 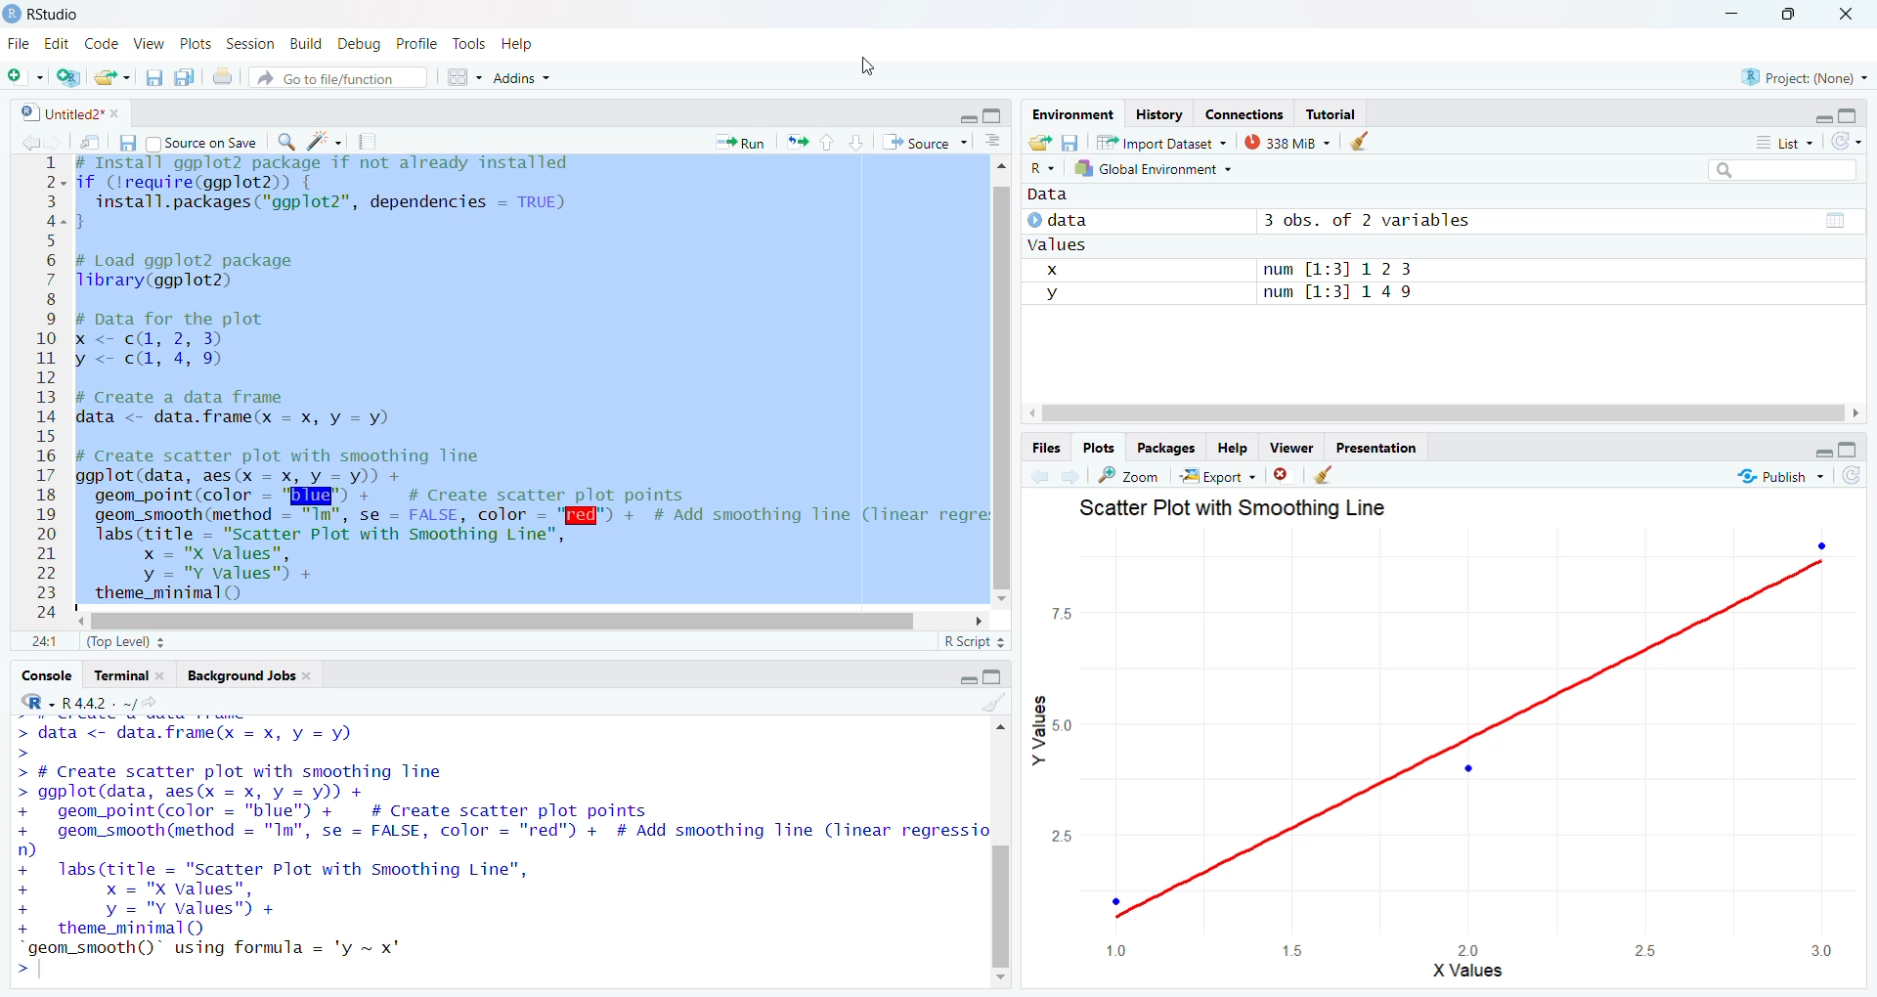 I want to click on x values, so click(x=1468, y=975).